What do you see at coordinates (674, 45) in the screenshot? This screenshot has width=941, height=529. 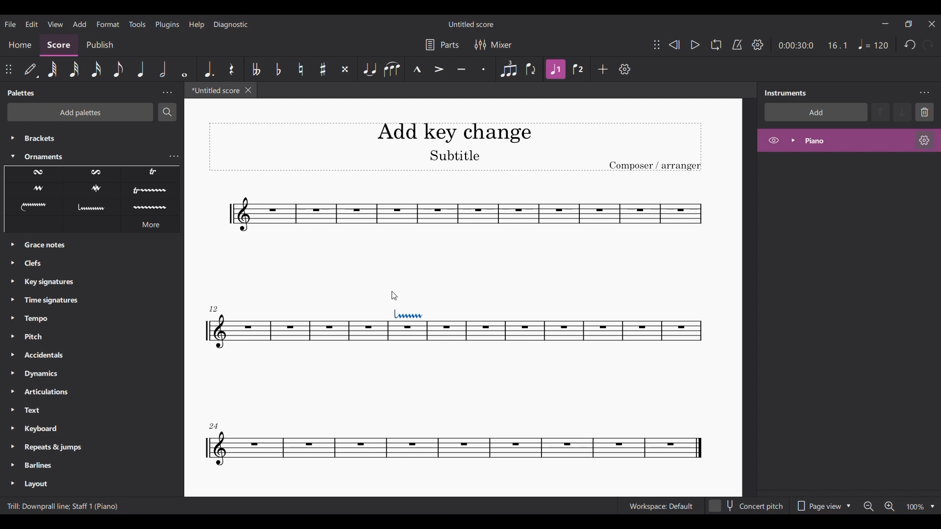 I see `Rewind` at bounding box center [674, 45].